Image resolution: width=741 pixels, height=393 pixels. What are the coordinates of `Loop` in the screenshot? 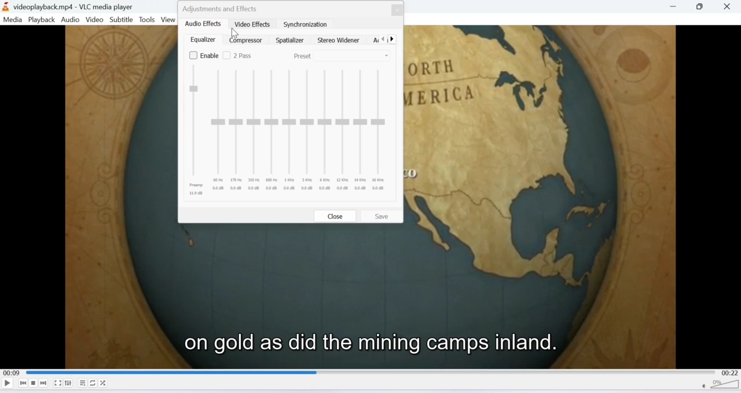 It's located at (93, 383).